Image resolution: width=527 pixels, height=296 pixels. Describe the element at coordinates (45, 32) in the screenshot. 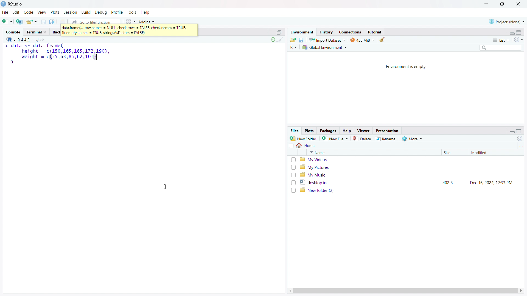

I see `close` at that location.